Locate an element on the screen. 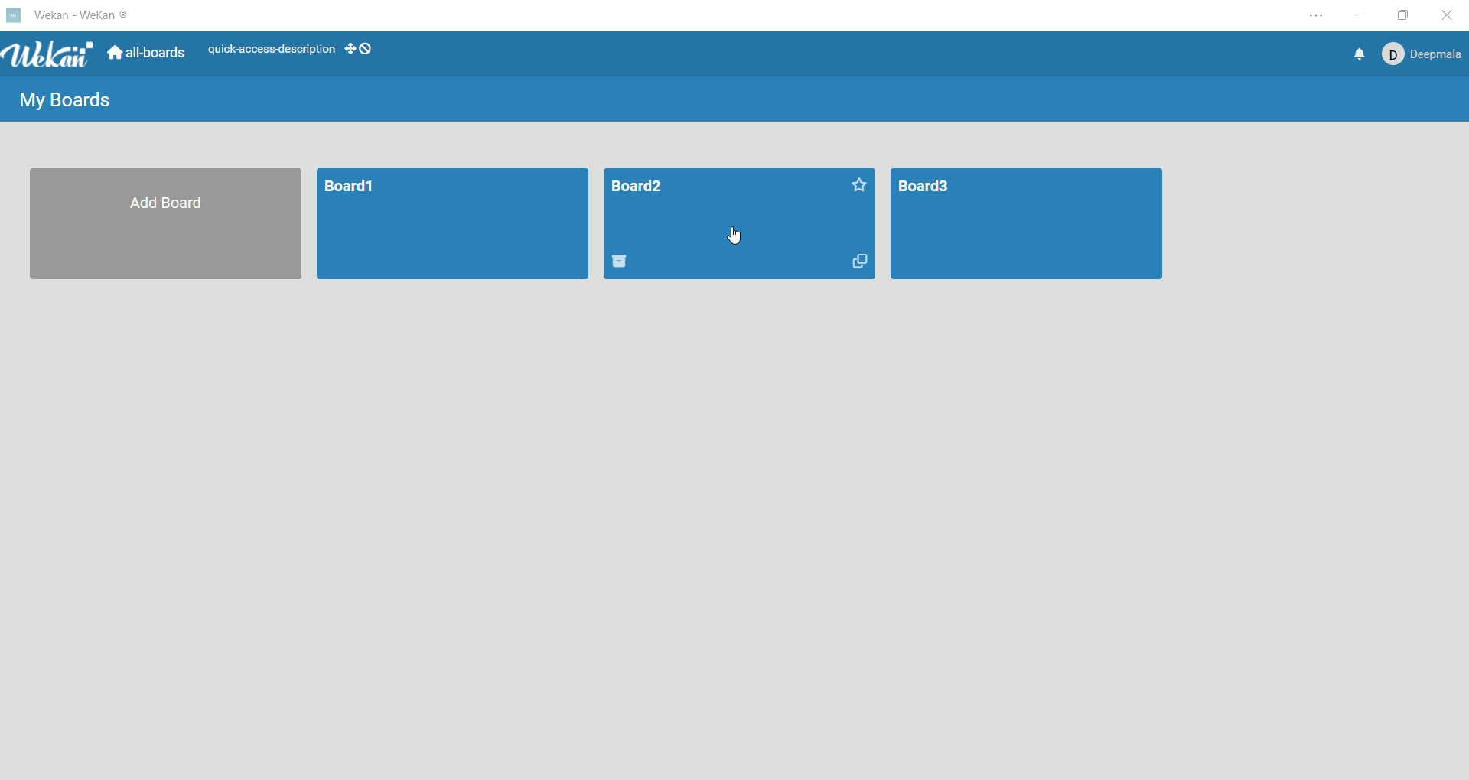 Image resolution: width=1469 pixels, height=780 pixels. minimize is located at coordinates (1360, 16).